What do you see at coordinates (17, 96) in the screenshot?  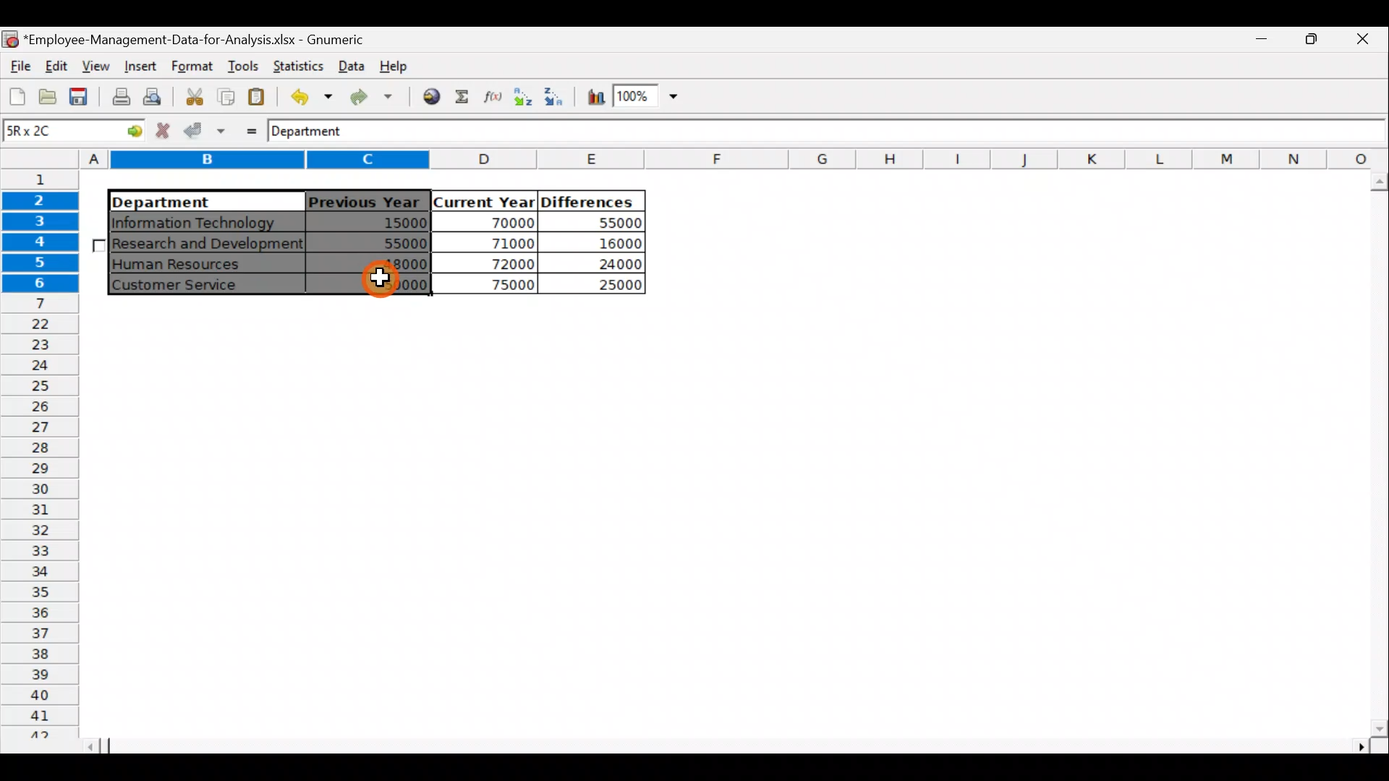 I see `Create a new workbook` at bounding box center [17, 96].